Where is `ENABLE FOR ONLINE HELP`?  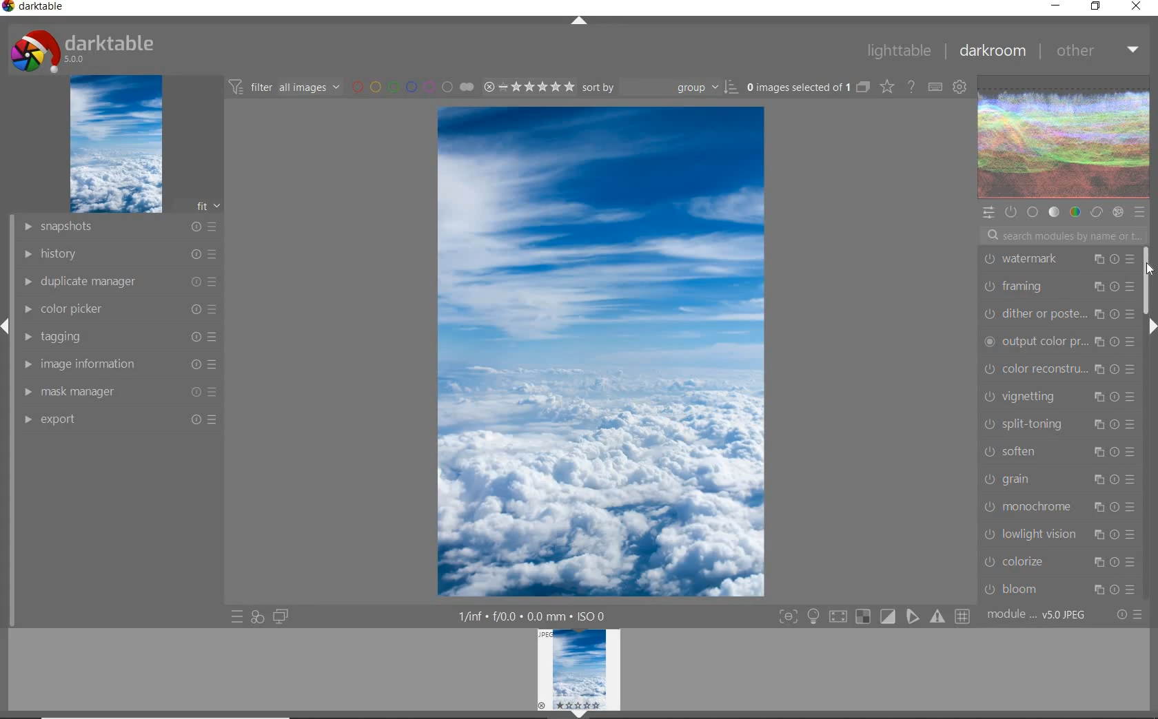
ENABLE FOR ONLINE HELP is located at coordinates (910, 86).